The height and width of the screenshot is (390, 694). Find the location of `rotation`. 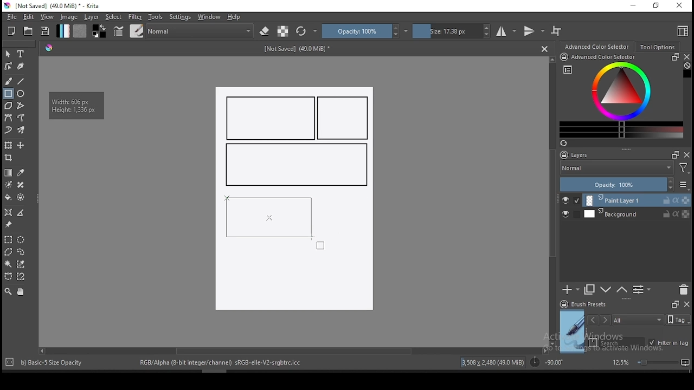

rotation is located at coordinates (547, 361).